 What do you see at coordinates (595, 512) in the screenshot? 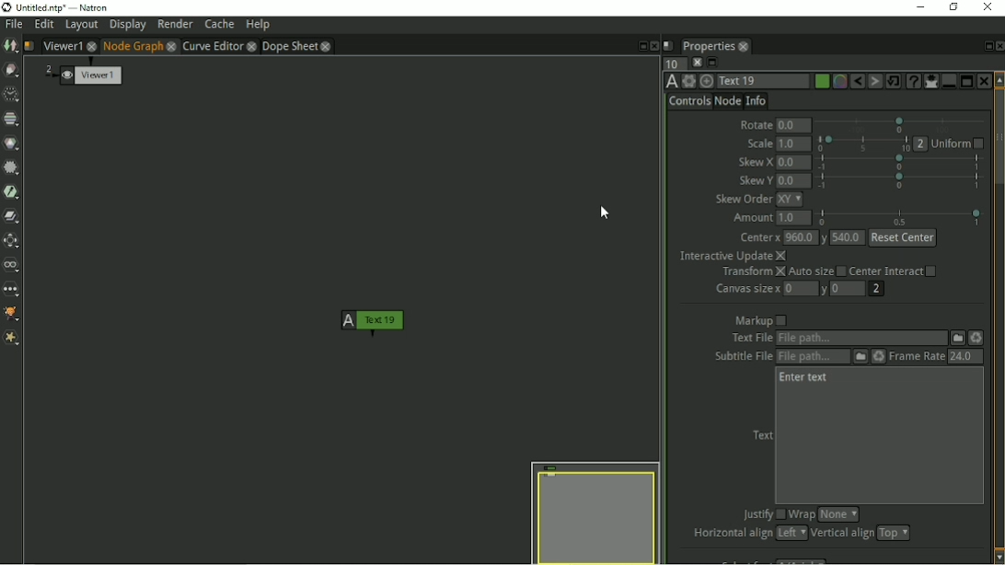
I see `Preview` at bounding box center [595, 512].